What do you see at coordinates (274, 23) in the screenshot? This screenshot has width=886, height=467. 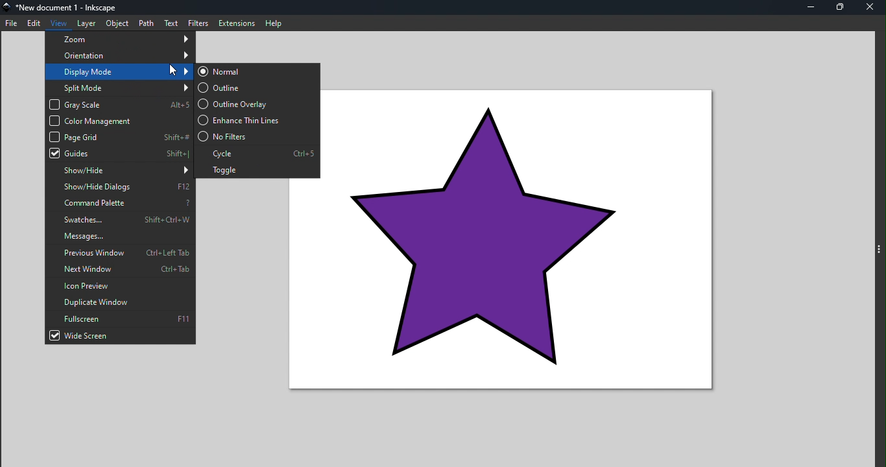 I see `Help` at bounding box center [274, 23].